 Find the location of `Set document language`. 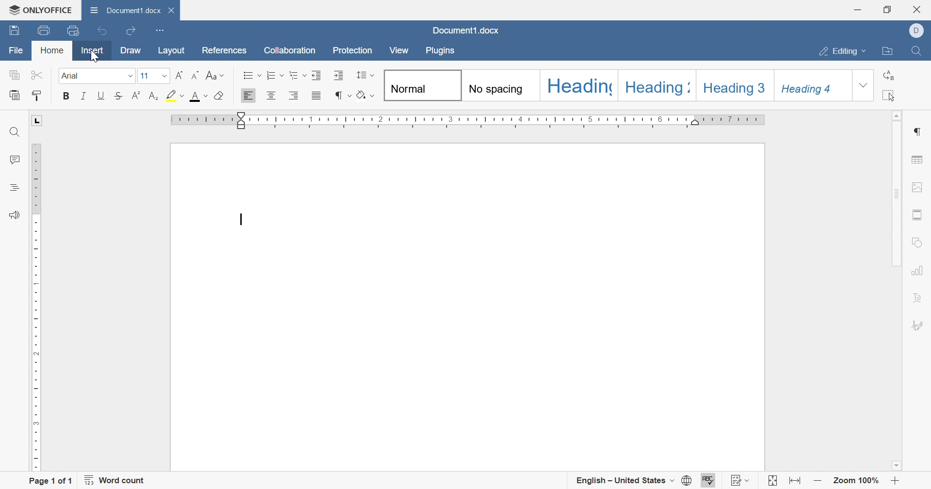

Set document language is located at coordinates (687, 480).